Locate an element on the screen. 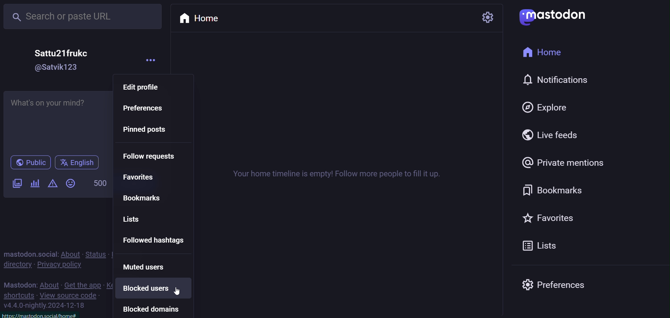 The image size is (670, 318). add images is located at coordinates (16, 183).